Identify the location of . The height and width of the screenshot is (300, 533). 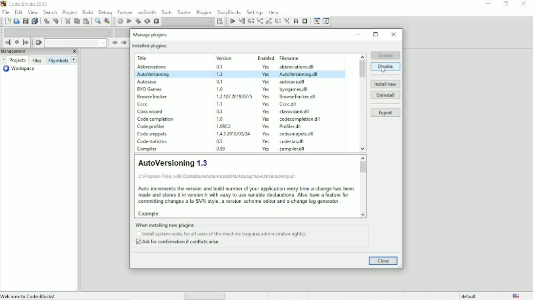
(241, 21).